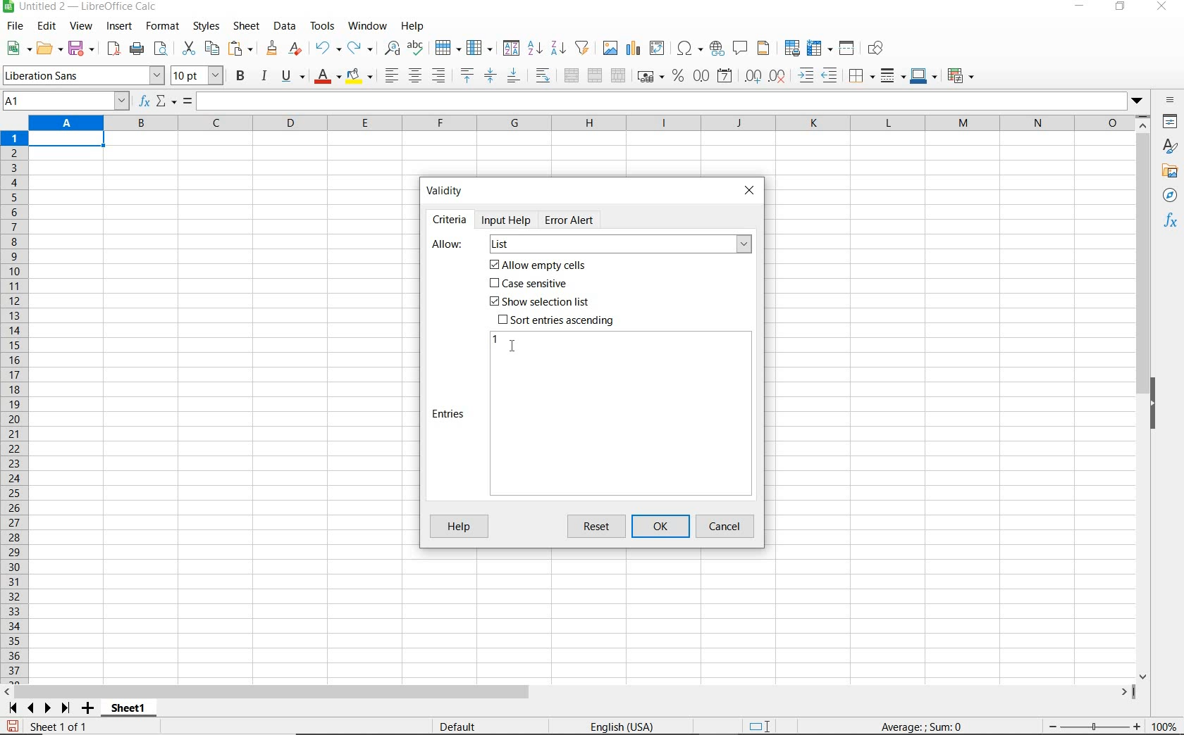  What do you see at coordinates (460, 727) in the screenshot?
I see `default` at bounding box center [460, 727].